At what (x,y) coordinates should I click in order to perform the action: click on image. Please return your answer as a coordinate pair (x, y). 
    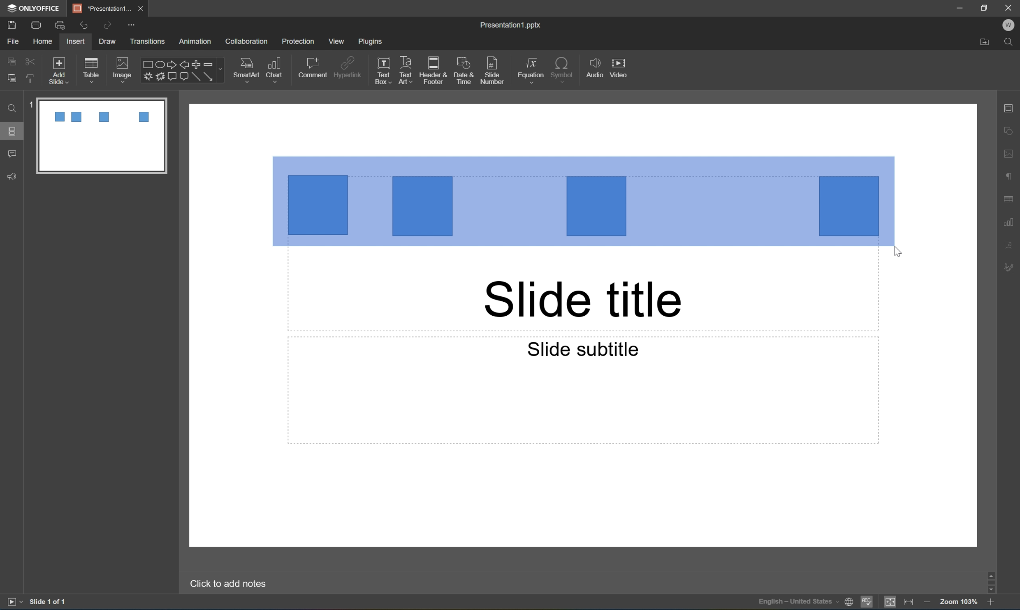
    Looking at the image, I should click on (122, 68).